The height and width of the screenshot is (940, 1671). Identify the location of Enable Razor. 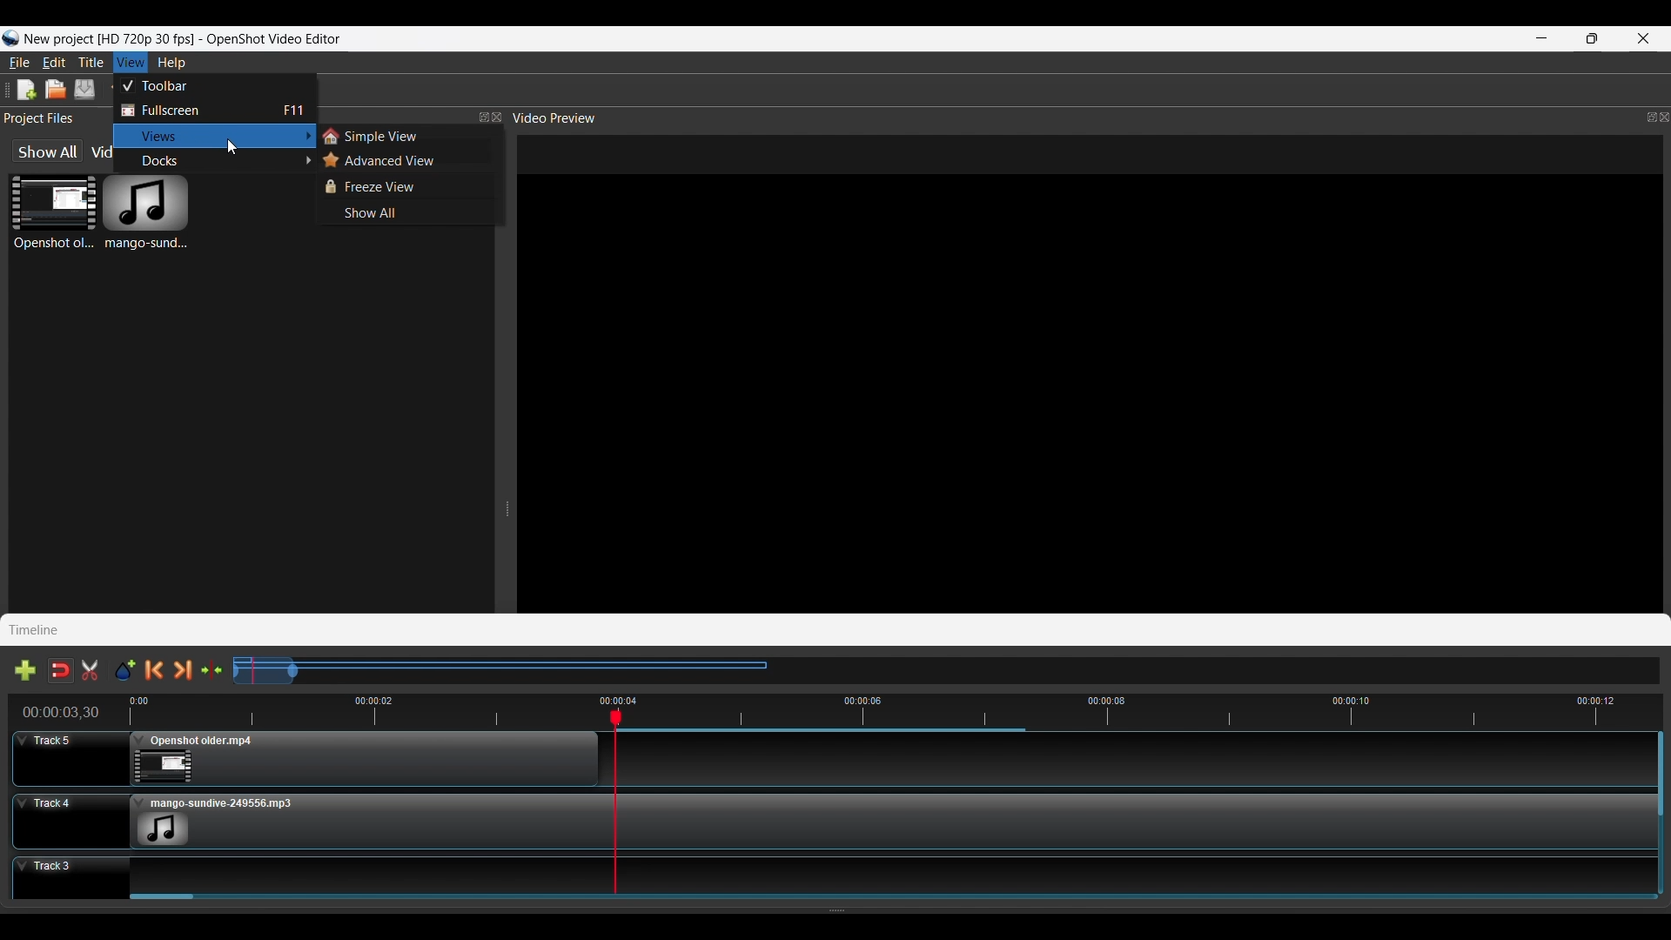
(91, 669).